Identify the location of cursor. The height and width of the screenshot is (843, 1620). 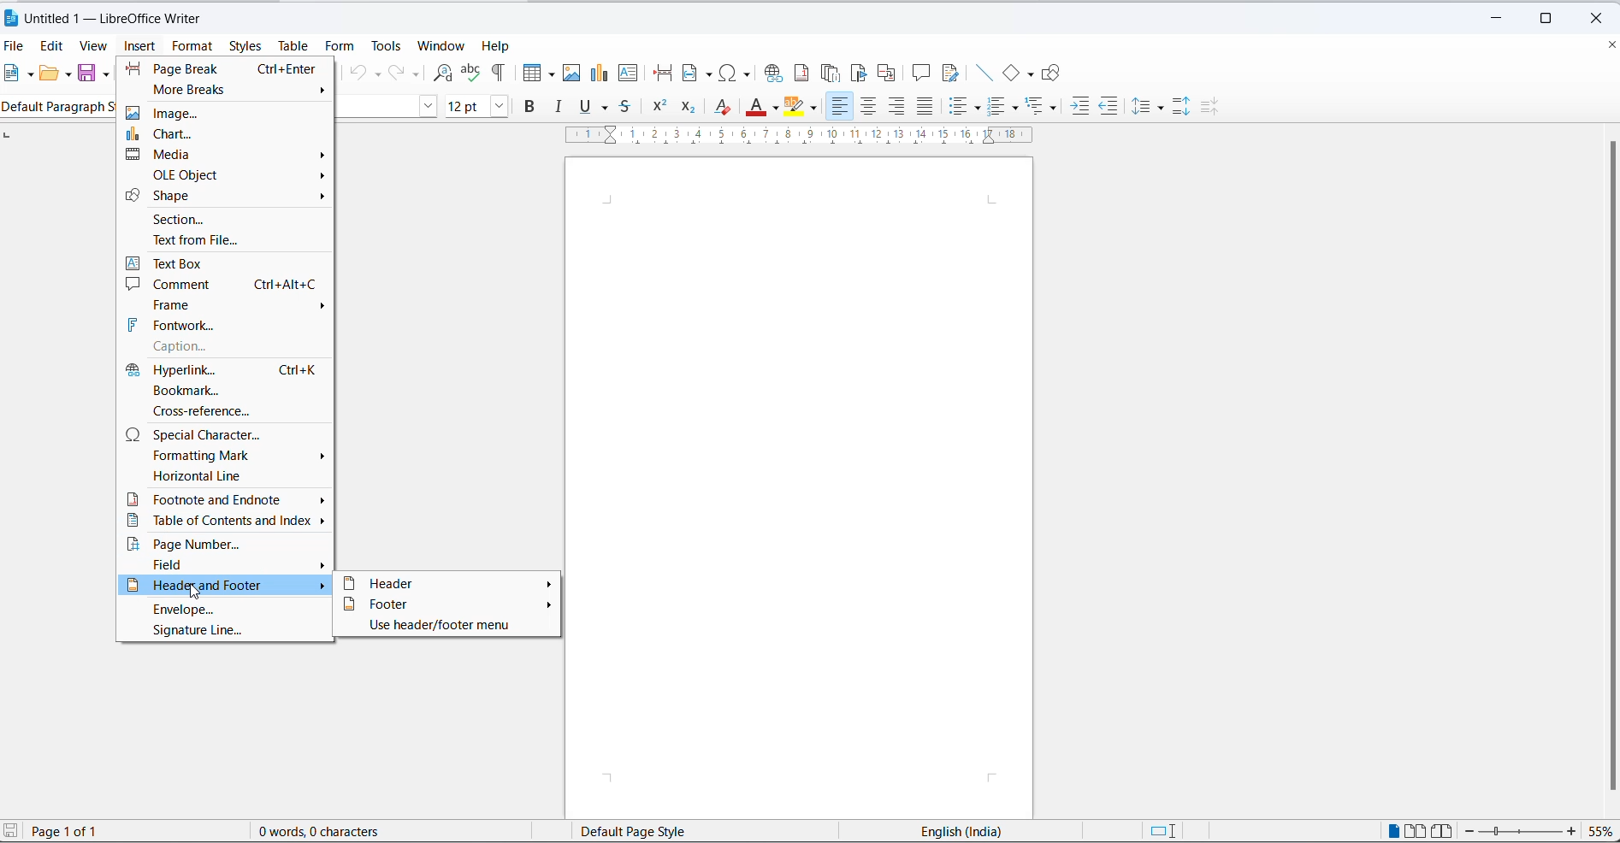
(197, 592).